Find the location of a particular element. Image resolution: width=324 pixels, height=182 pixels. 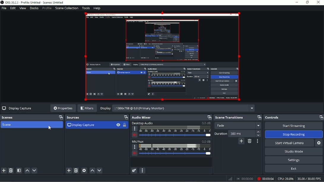

Remove selected source(s) is located at coordinates (76, 171).